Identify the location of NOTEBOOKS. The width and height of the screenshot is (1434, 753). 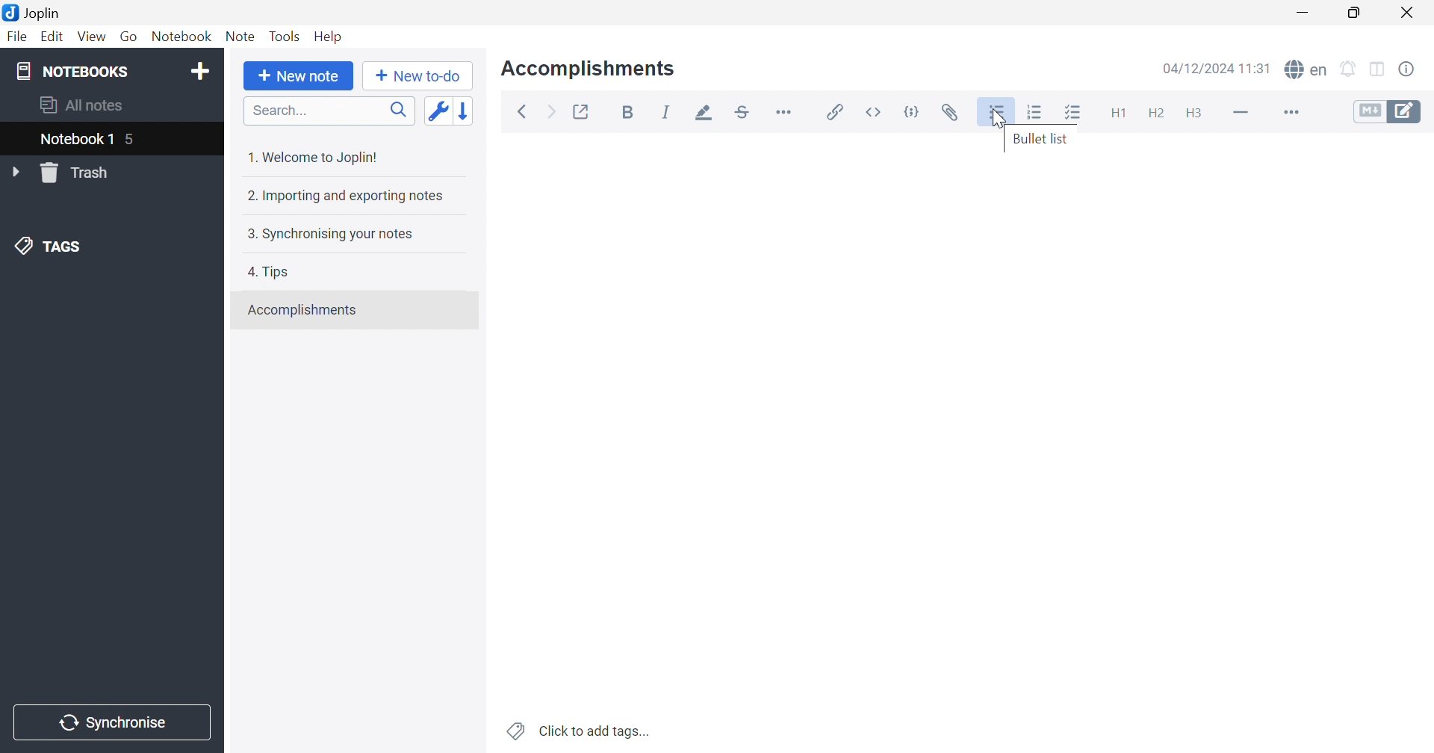
(69, 69).